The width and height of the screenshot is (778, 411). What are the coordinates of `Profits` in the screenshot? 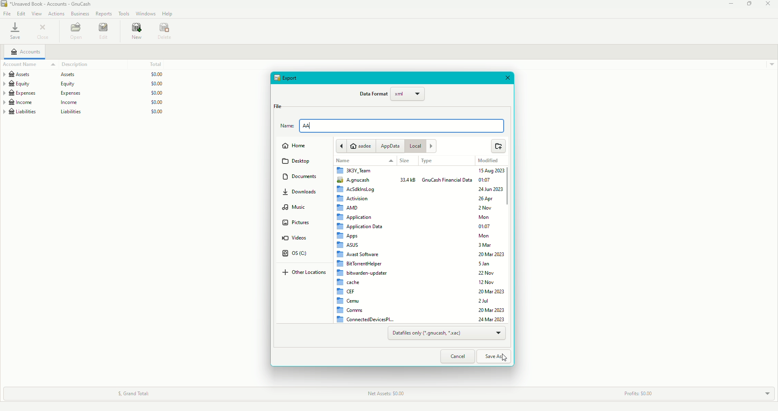 It's located at (637, 391).